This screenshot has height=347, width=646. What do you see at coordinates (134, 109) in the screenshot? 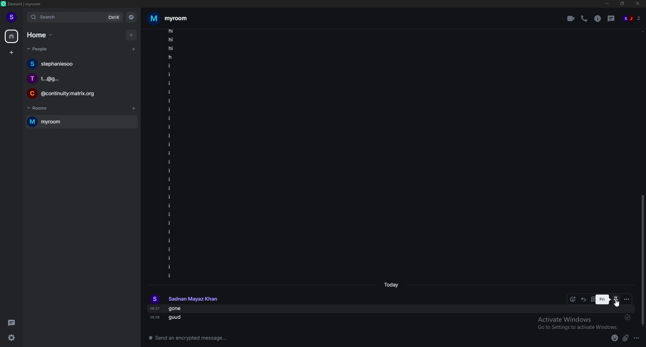
I see `create room` at bounding box center [134, 109].